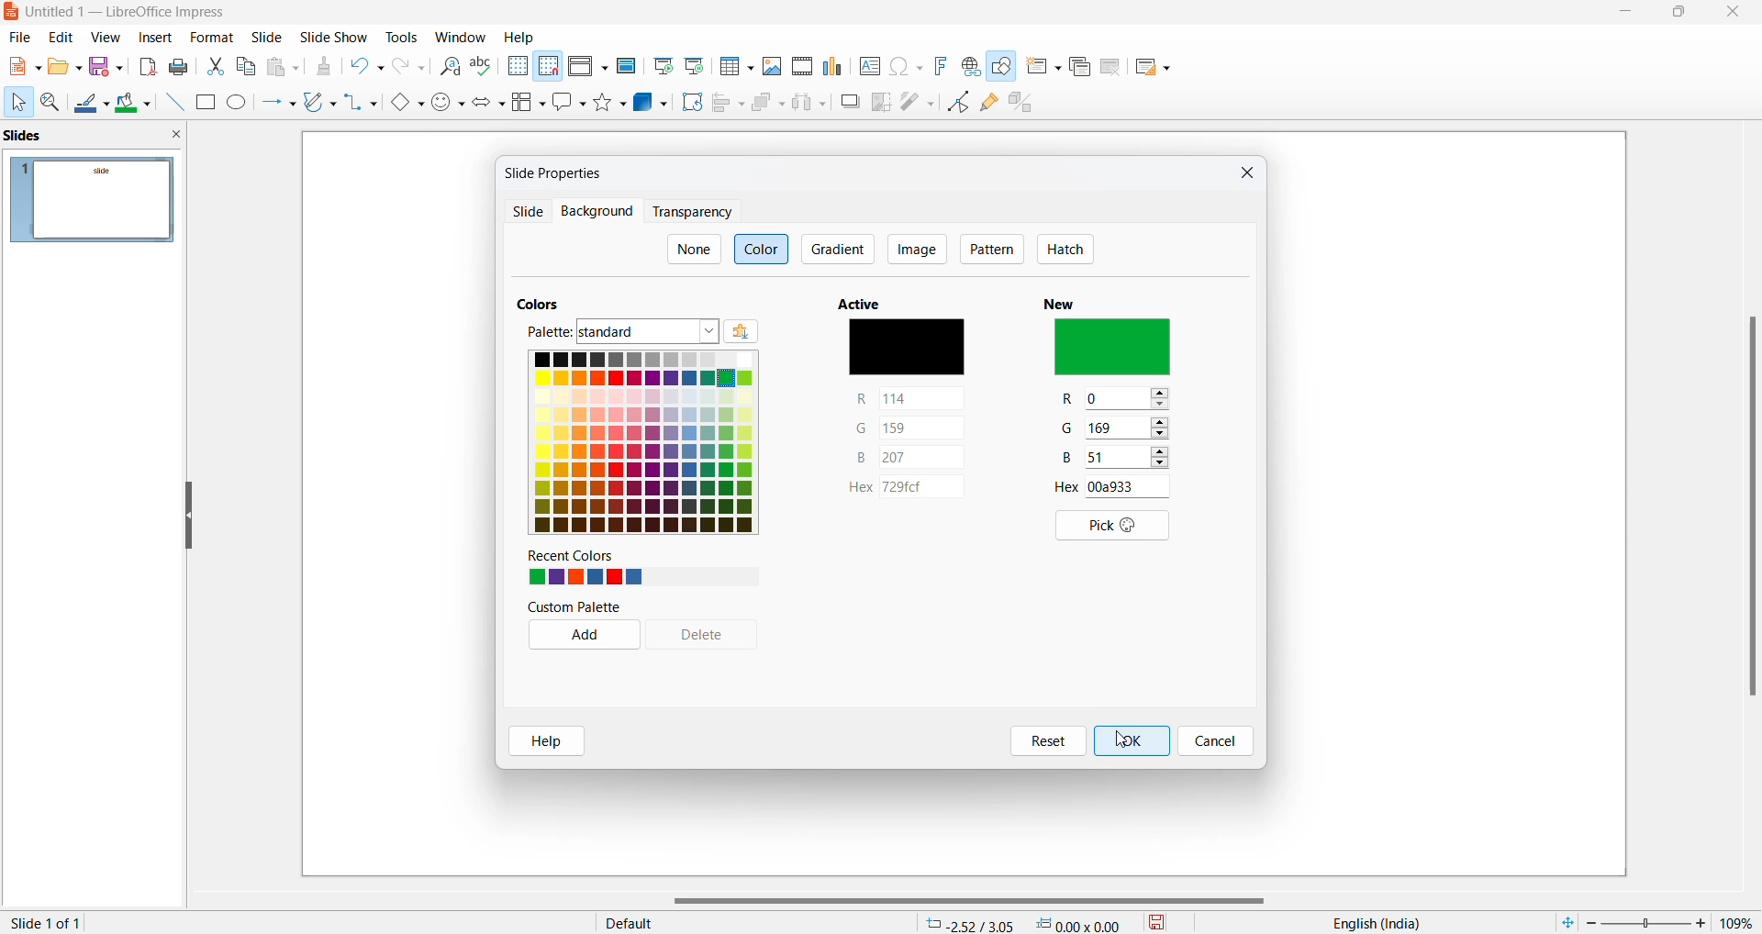 The height and width of the screenshot is (934, 1762). Describe the element at coordinates (1069, 487) in the screenshot. I see `hex value ` at that location.